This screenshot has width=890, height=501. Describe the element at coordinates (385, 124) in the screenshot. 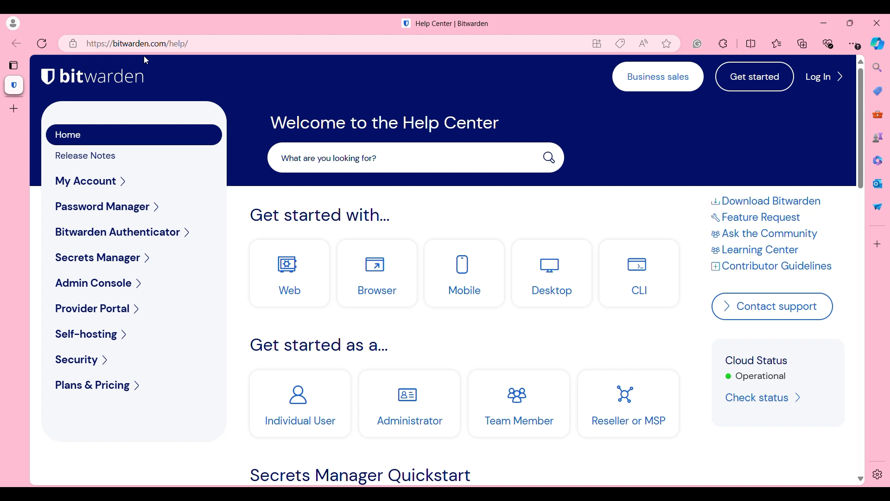

I see `Welcome to the Help Center` at that location.